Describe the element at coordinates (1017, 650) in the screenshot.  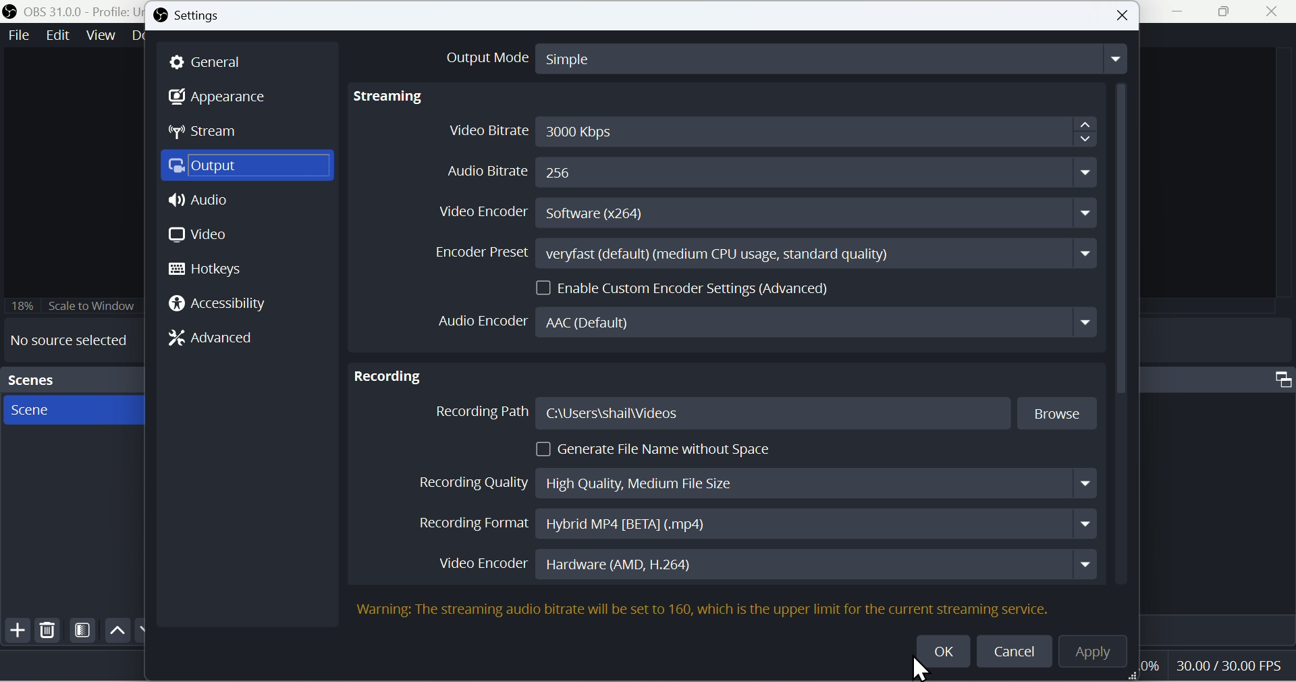
I see `cancel` at that location.